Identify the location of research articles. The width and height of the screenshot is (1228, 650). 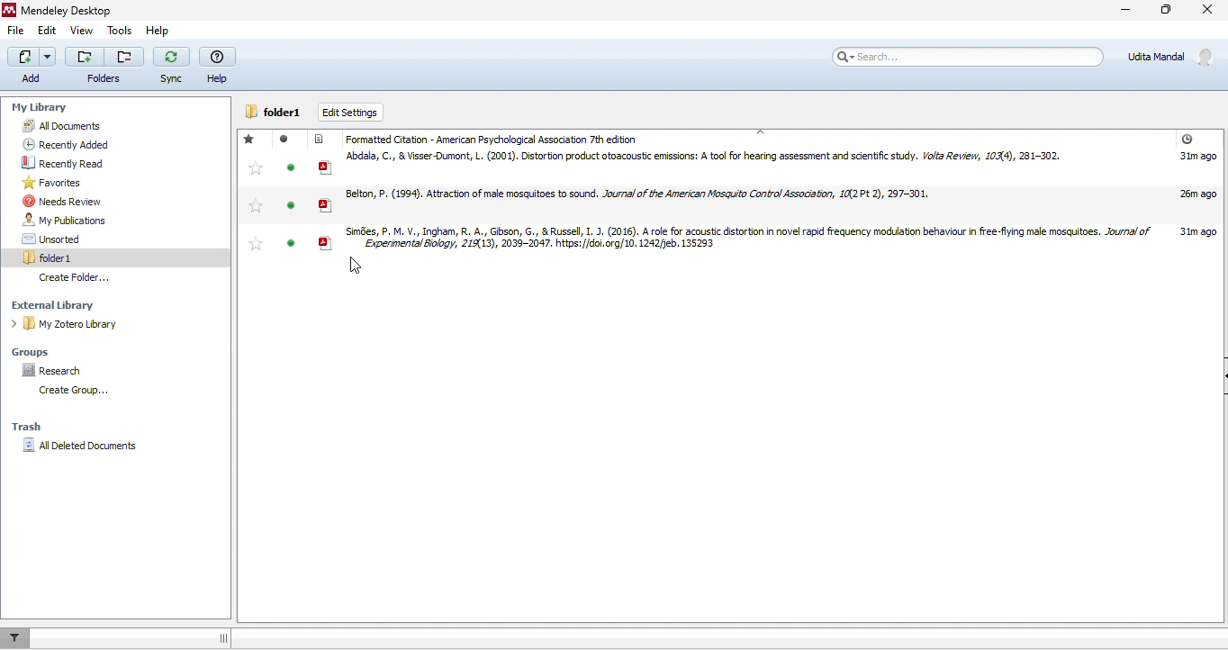
(766, 240).